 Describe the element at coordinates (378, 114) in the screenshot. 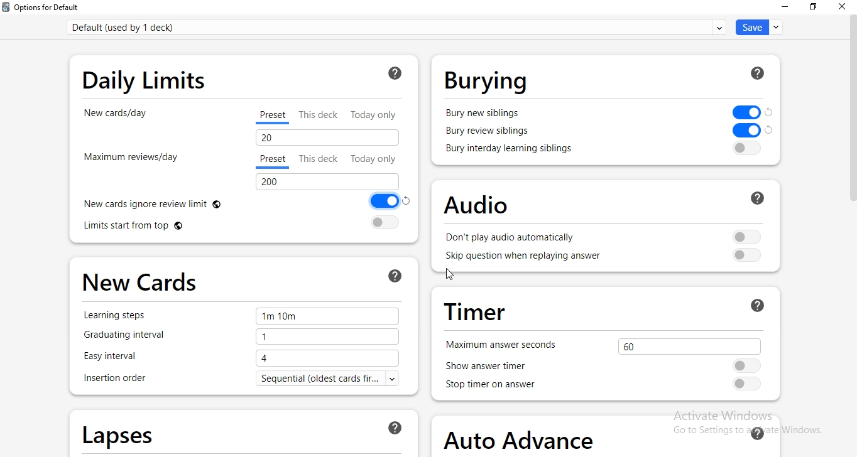

I see `today only` at that location.